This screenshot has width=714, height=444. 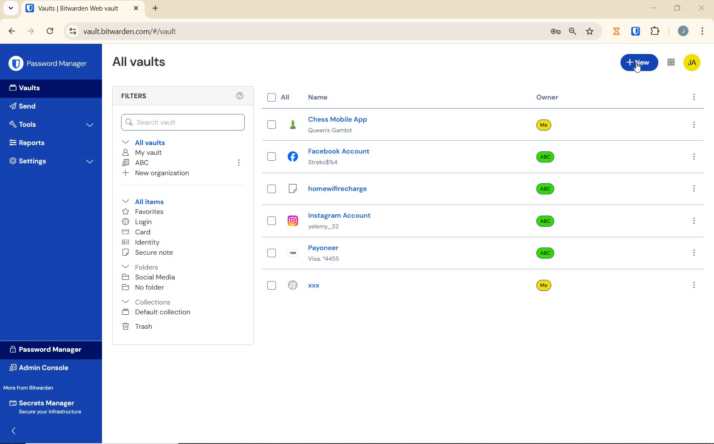 What do you see at coordinates (138, 233) in the screenshot?
I see `card` at bounding box center [138, 233].